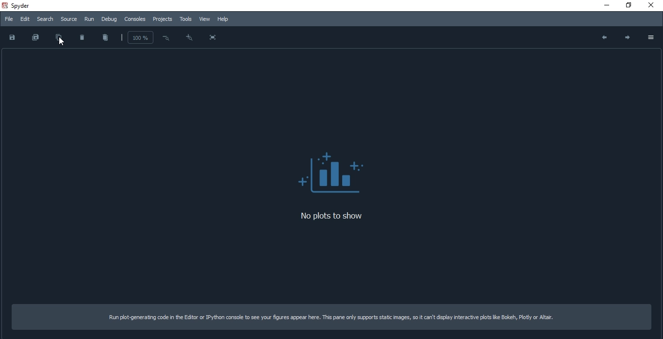  What do you see at coordinates (607, 5) in the screenshot?
I see `minimise` at bounding box center [607, 5].